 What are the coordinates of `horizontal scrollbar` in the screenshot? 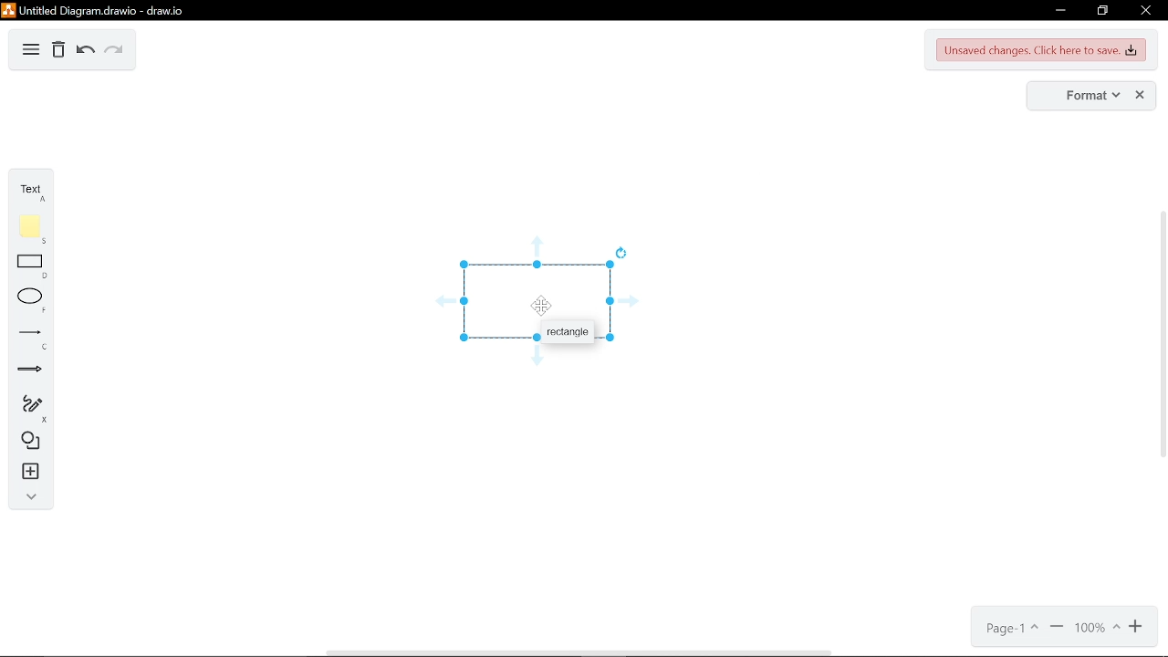 It's located at (578, 652).